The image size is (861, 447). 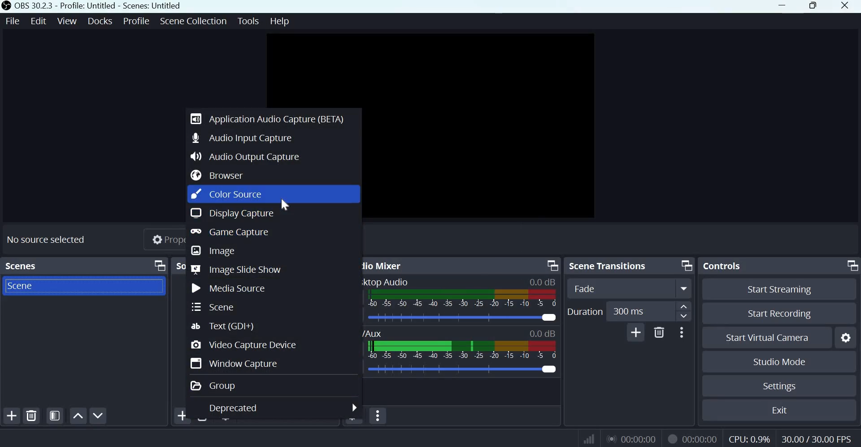 What do you see at coordinates (649, 312) in the screenshot?
I see `Duration Input` at bounding box center [649, 312].